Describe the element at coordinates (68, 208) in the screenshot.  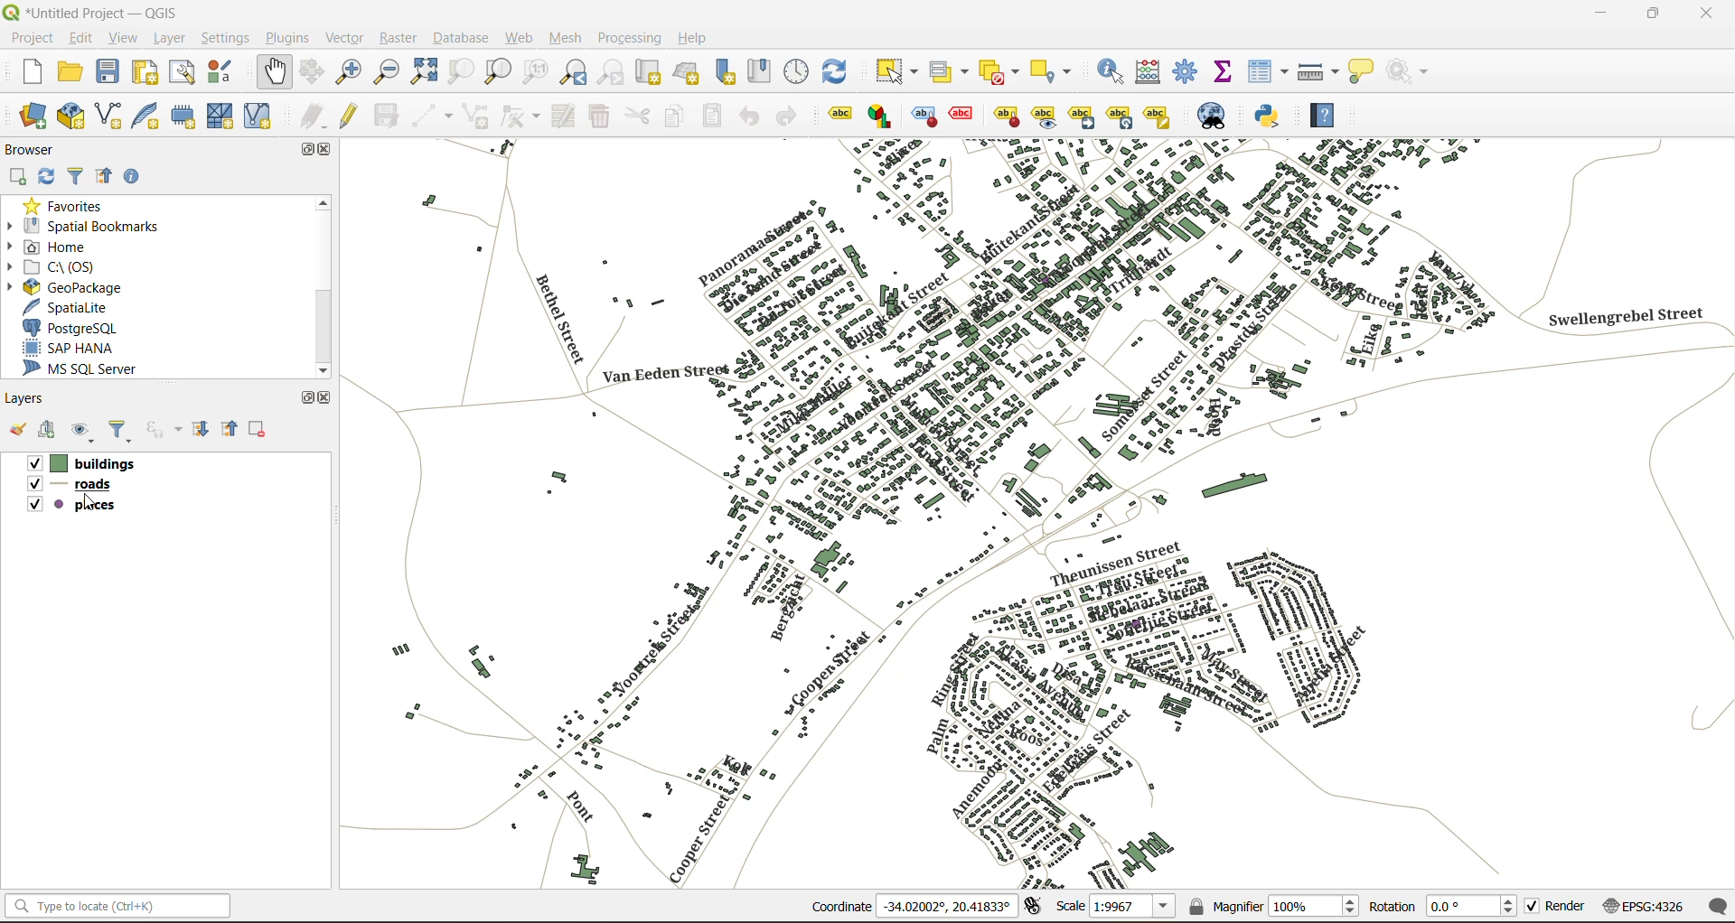
I see `favorites` at that location.